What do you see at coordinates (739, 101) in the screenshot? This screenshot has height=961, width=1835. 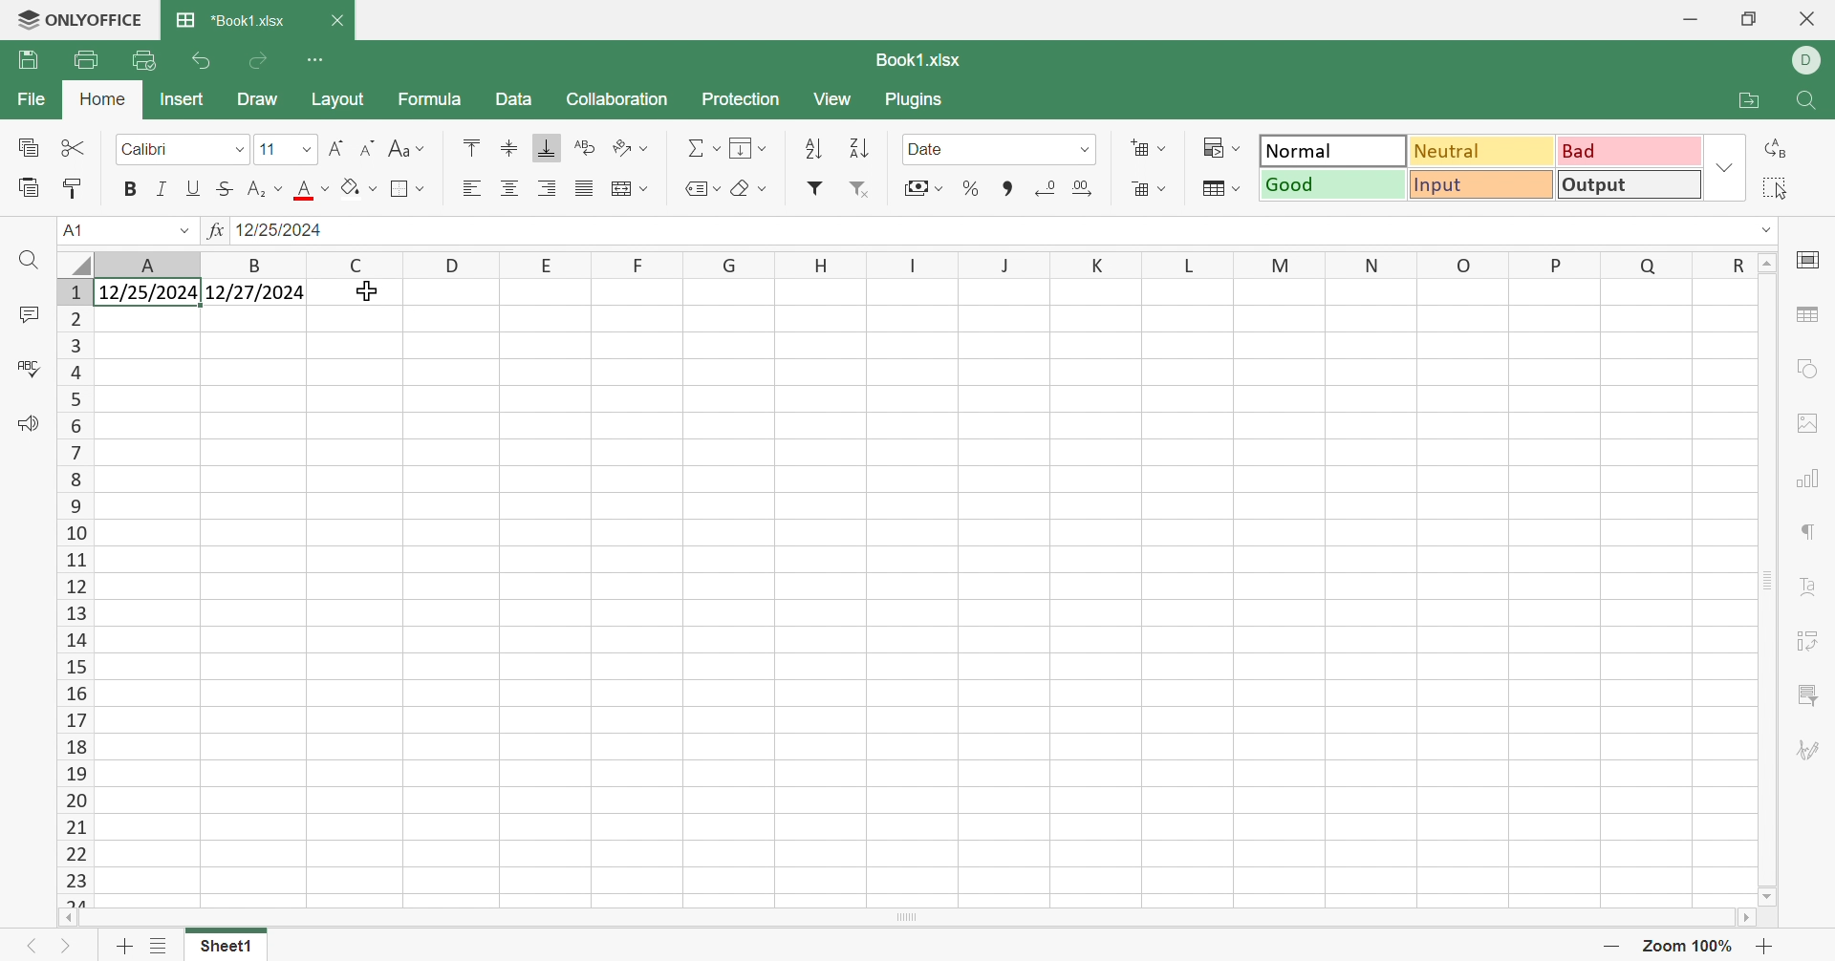 I see `Protection` at bounding box center [739, 101].